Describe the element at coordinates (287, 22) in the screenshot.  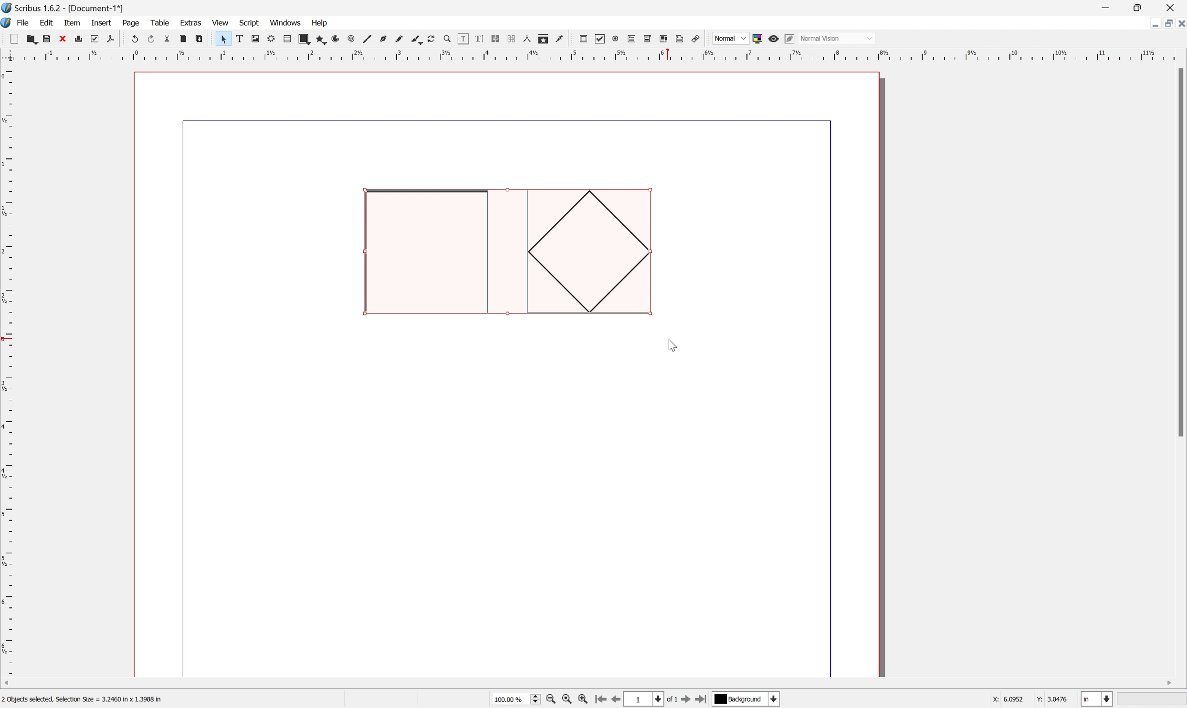
I see `windows` at that location.